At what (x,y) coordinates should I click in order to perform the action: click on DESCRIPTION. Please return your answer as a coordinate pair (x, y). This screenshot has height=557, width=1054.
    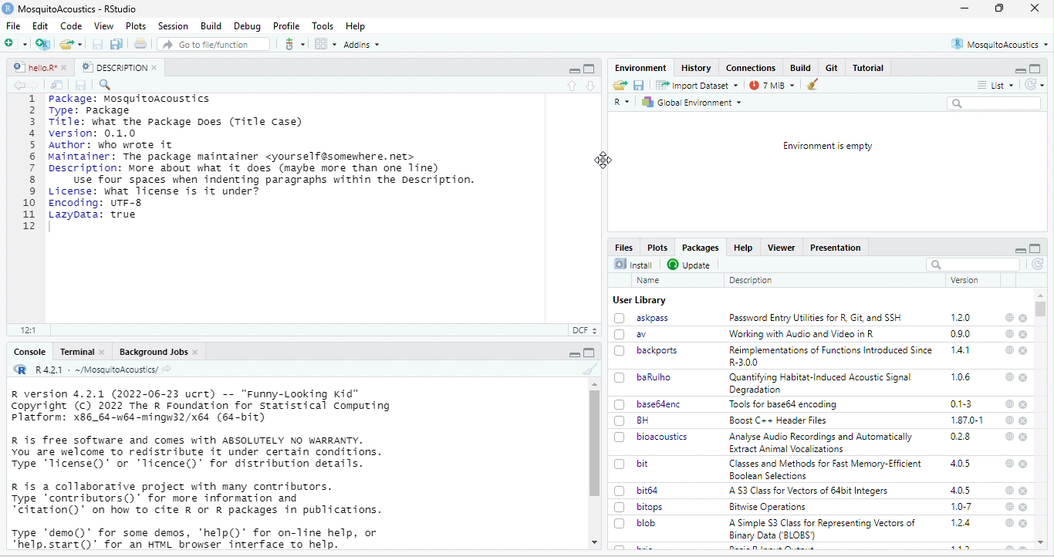
    Looking at the image, I should click on (119, 67).